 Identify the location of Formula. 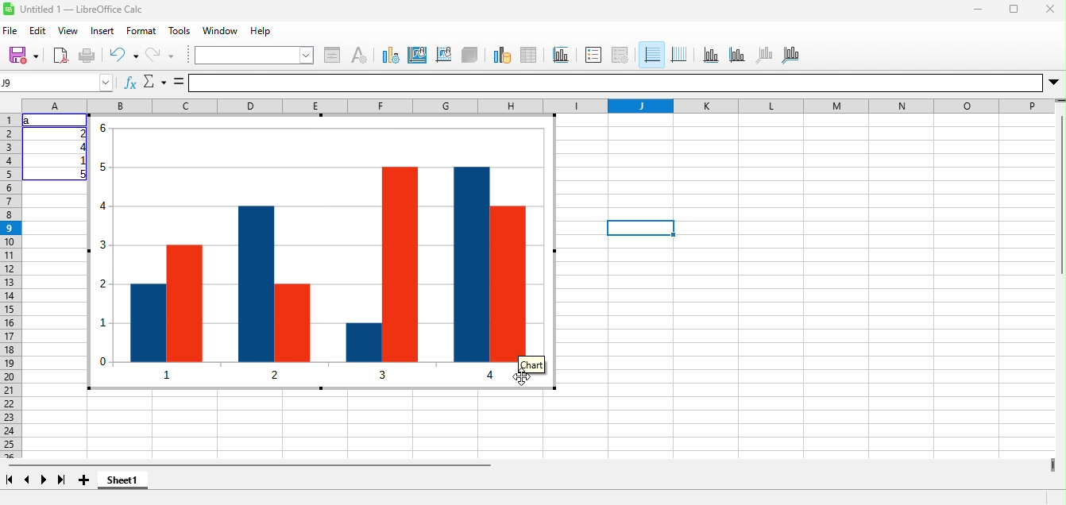
(179, 82).